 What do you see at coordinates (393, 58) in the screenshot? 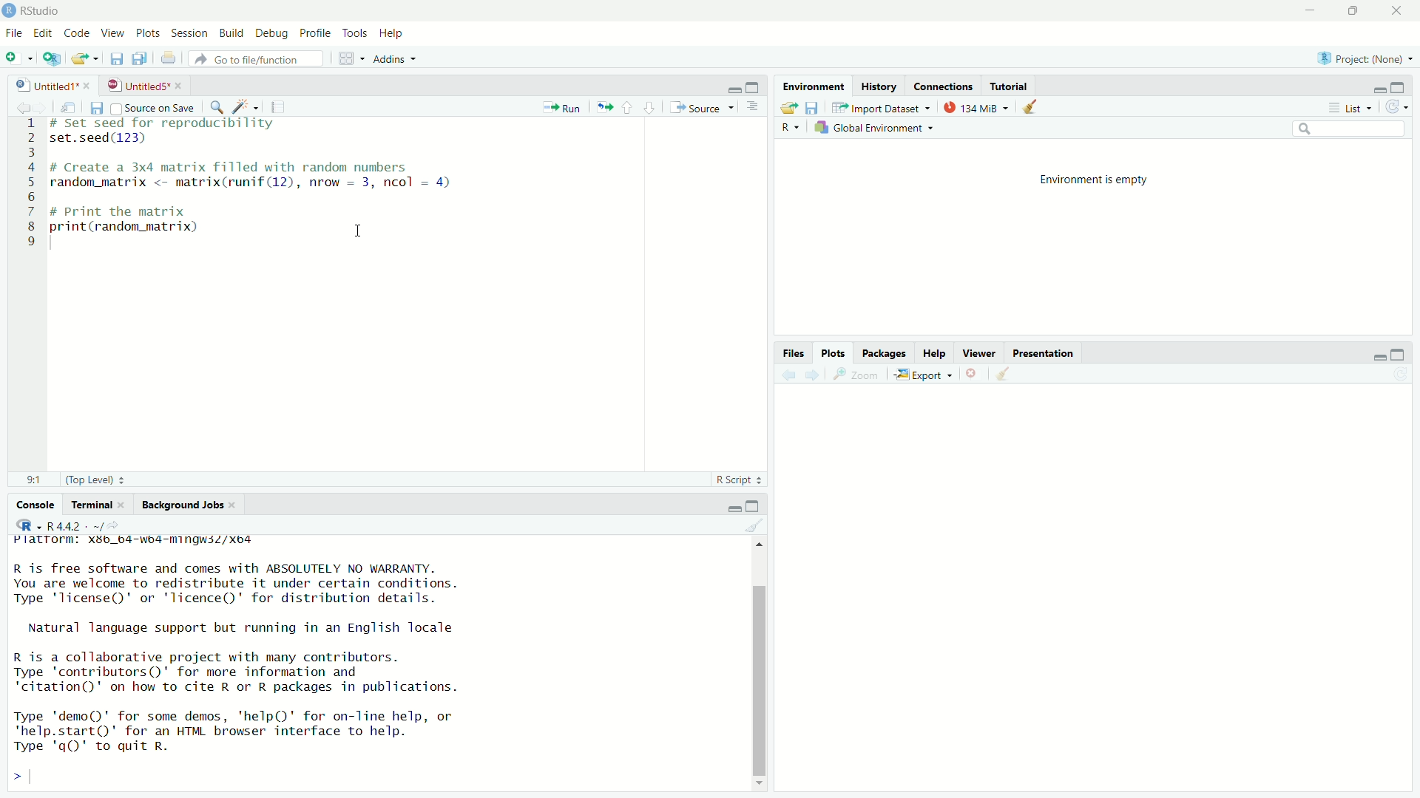
I see `Addins +` at bounding box center [393, 58].